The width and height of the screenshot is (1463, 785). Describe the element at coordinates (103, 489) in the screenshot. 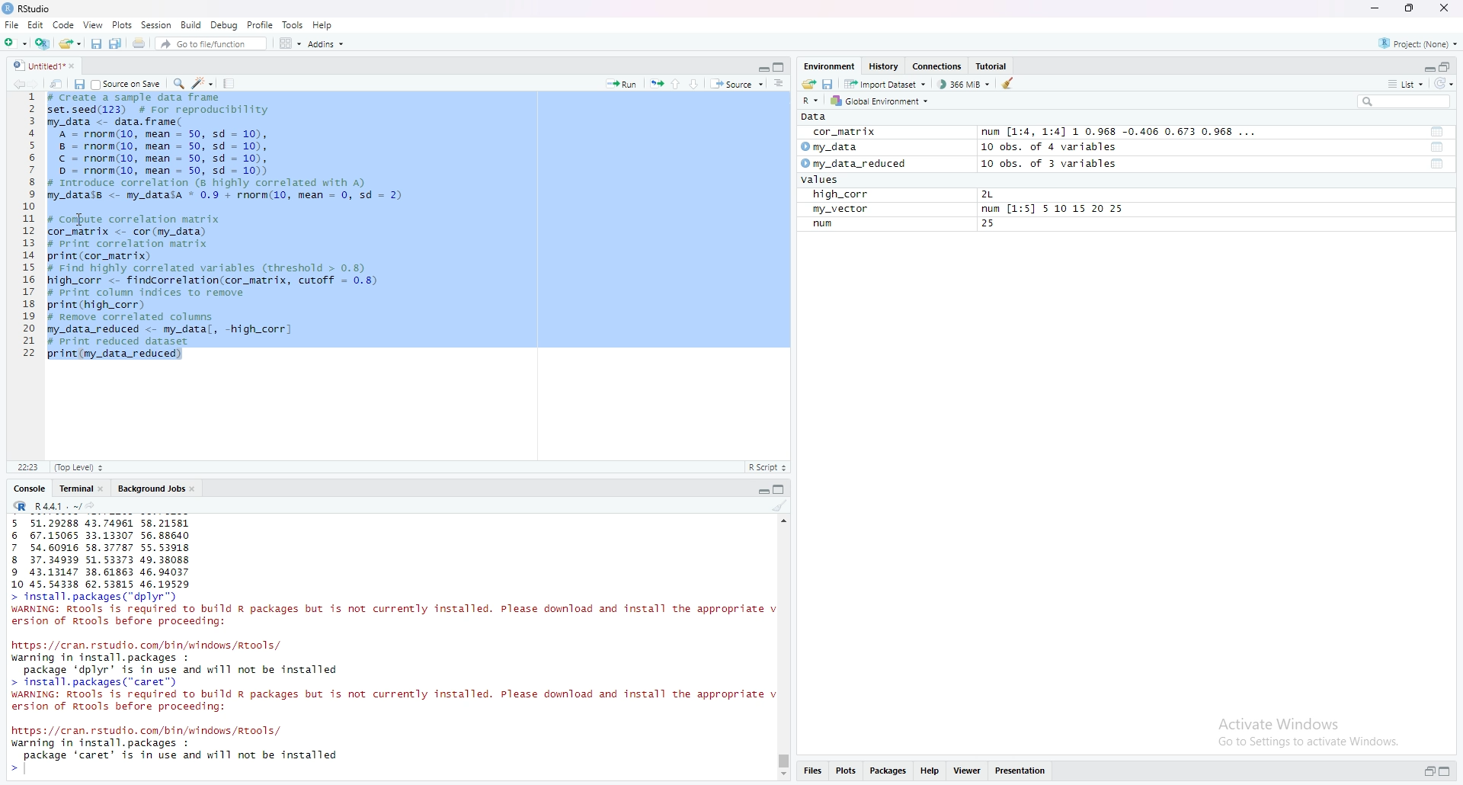

I see `close` at that location.